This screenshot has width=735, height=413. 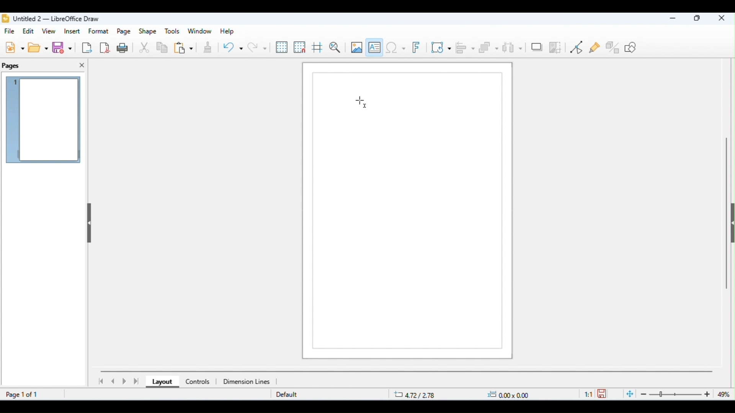 I want to click on export as pdf, so click(x=105, y=47).